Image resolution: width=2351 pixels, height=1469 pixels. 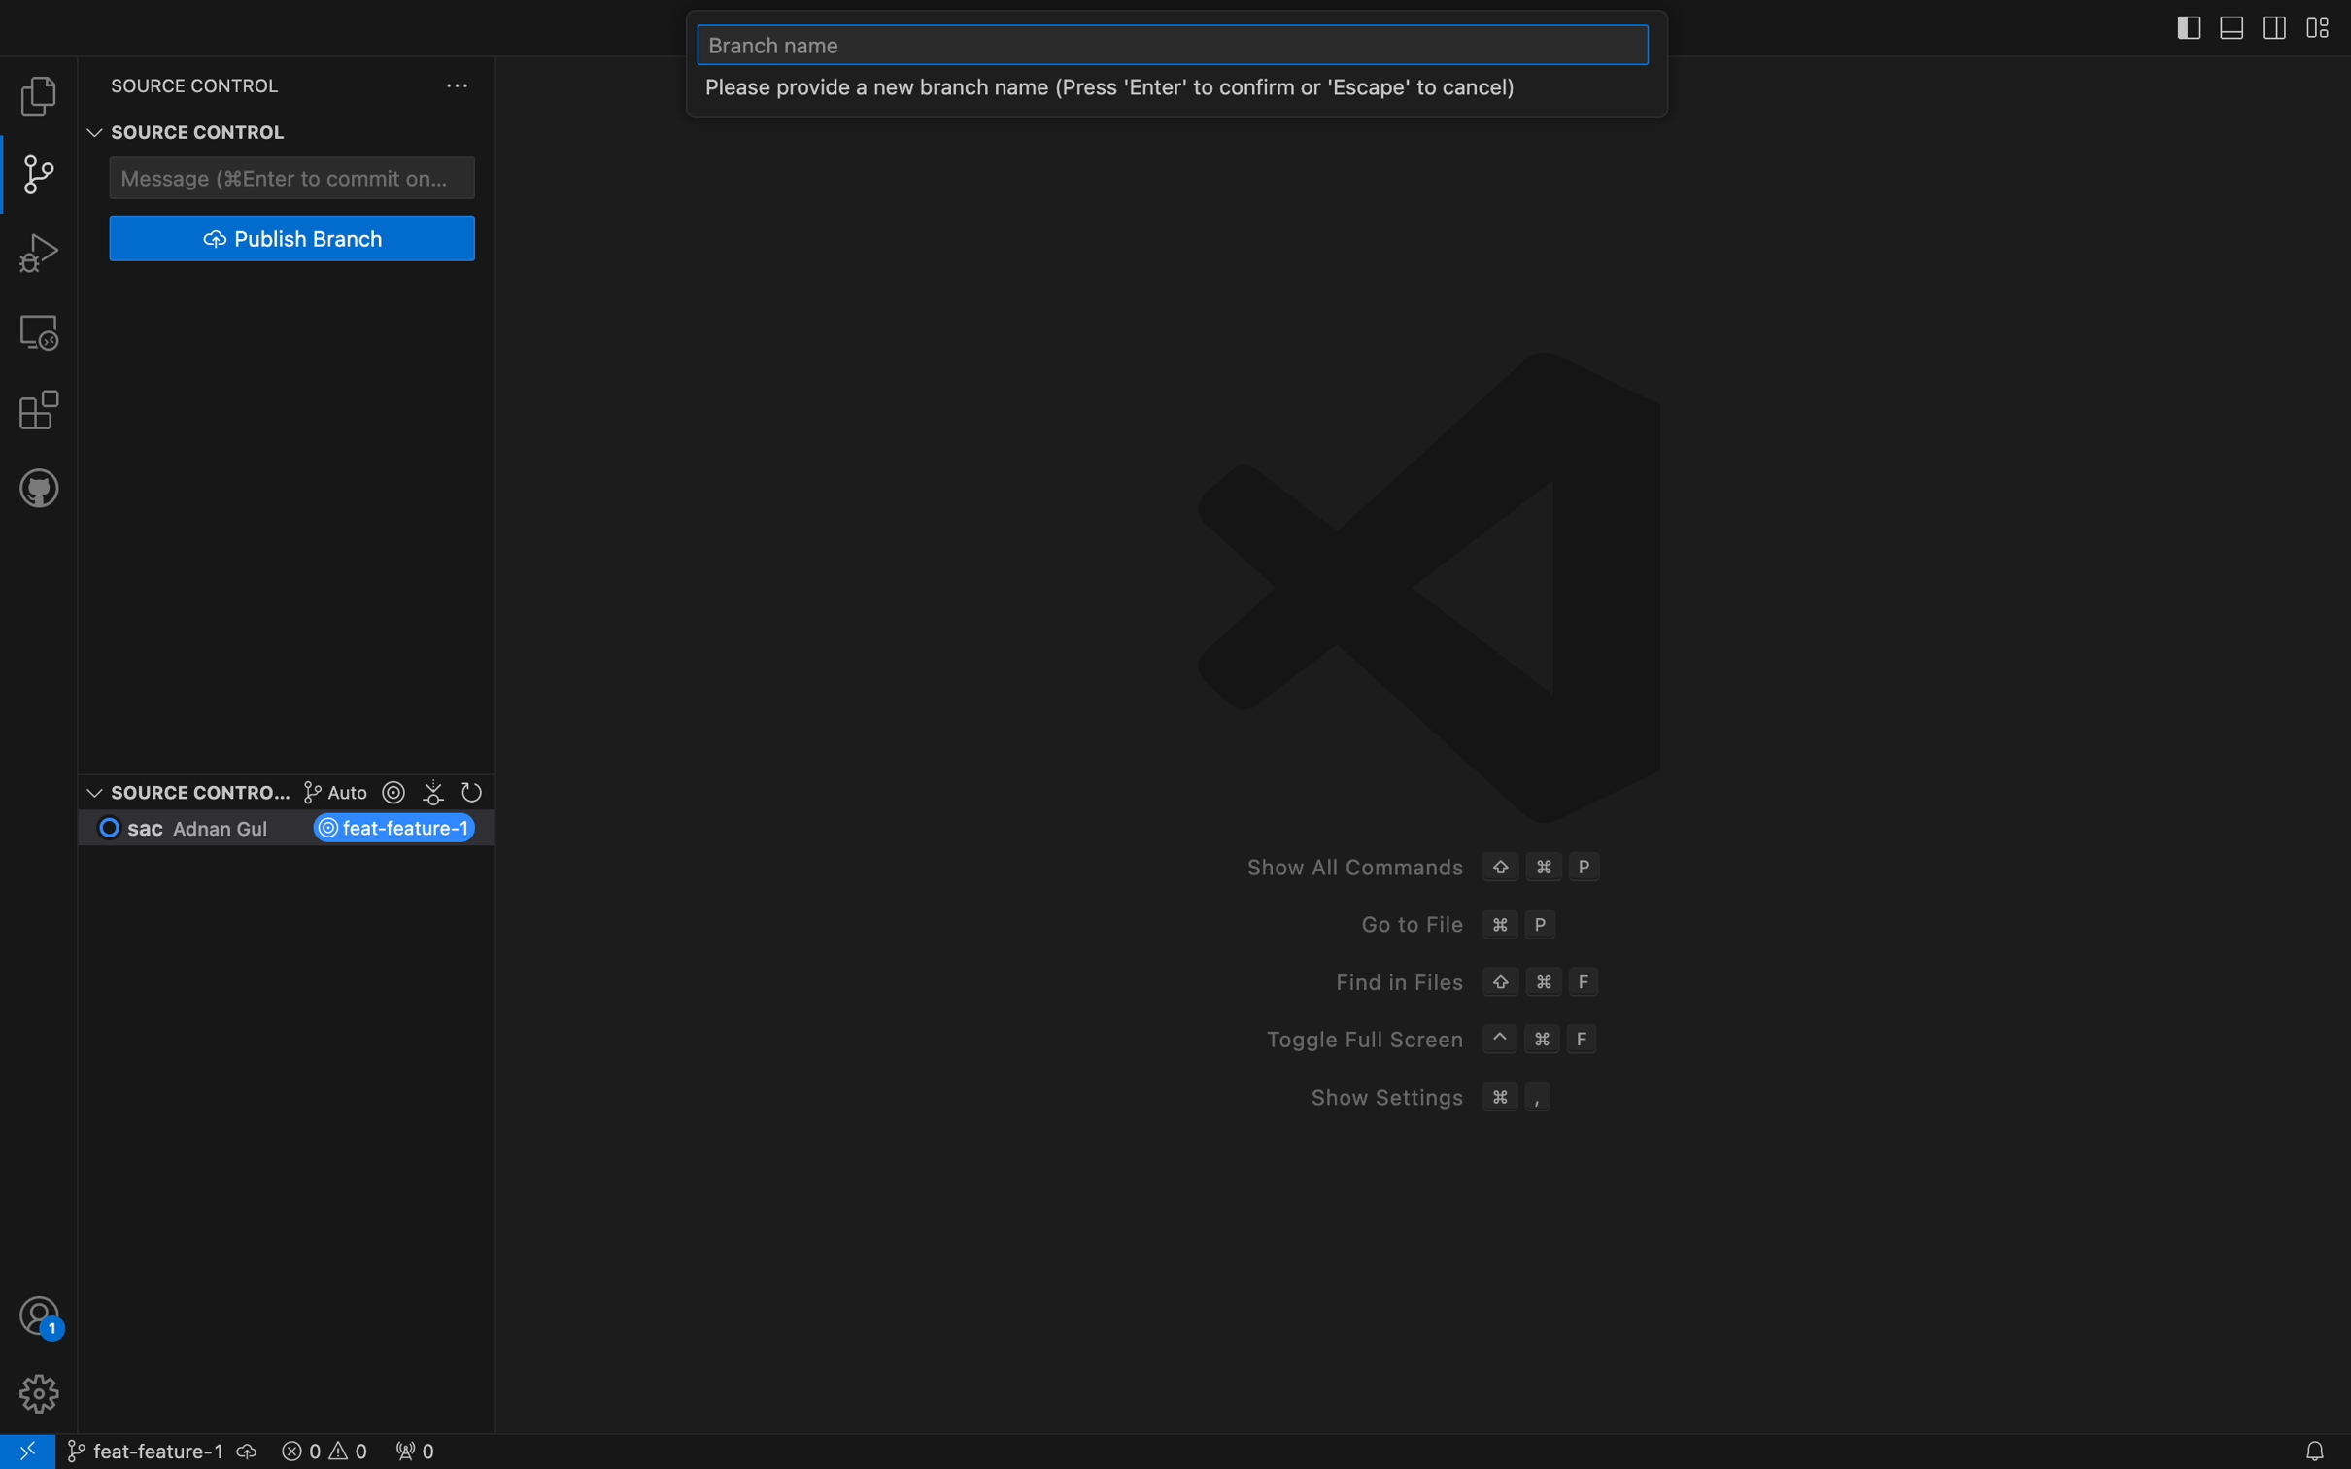 What do you see at coordinates (1589, 1039) in the screenshot?
I see `F` at bounding box center [1589, 1039].